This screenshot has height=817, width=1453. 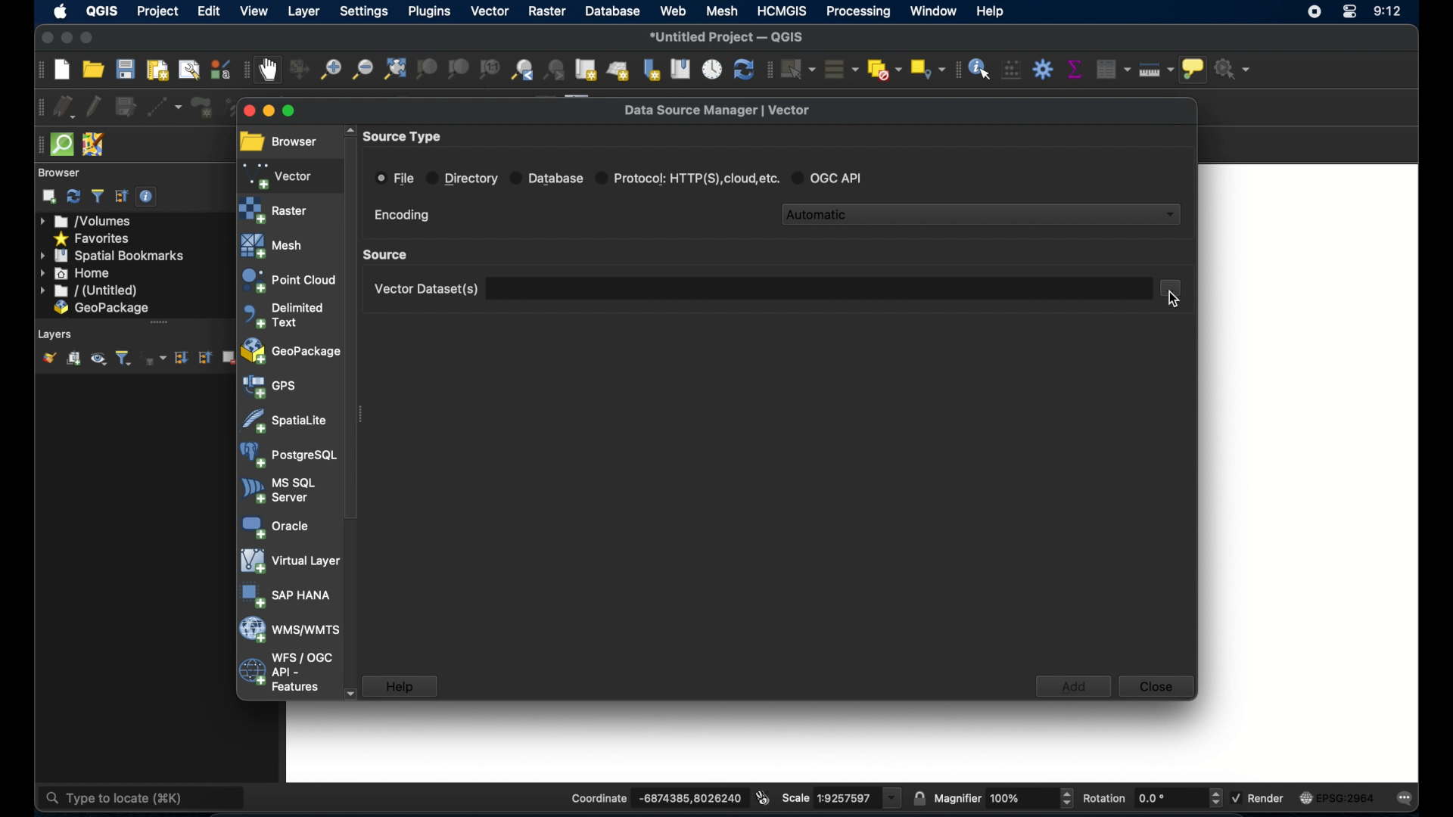 I want to click on pan map, so click(x=269, y=71).